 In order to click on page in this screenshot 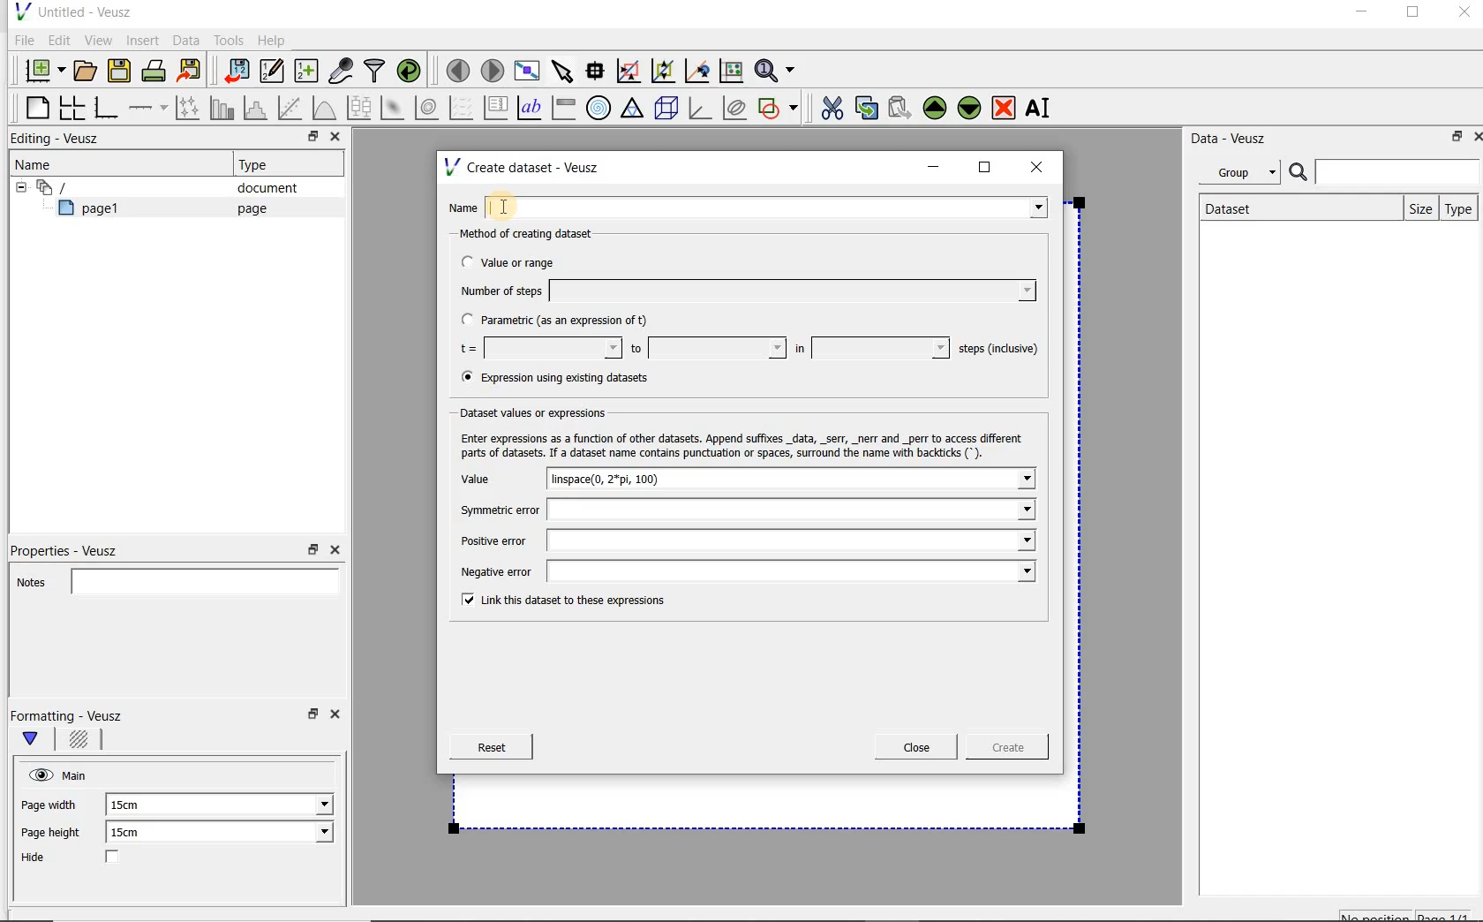, I will do `click(248, 208)`.